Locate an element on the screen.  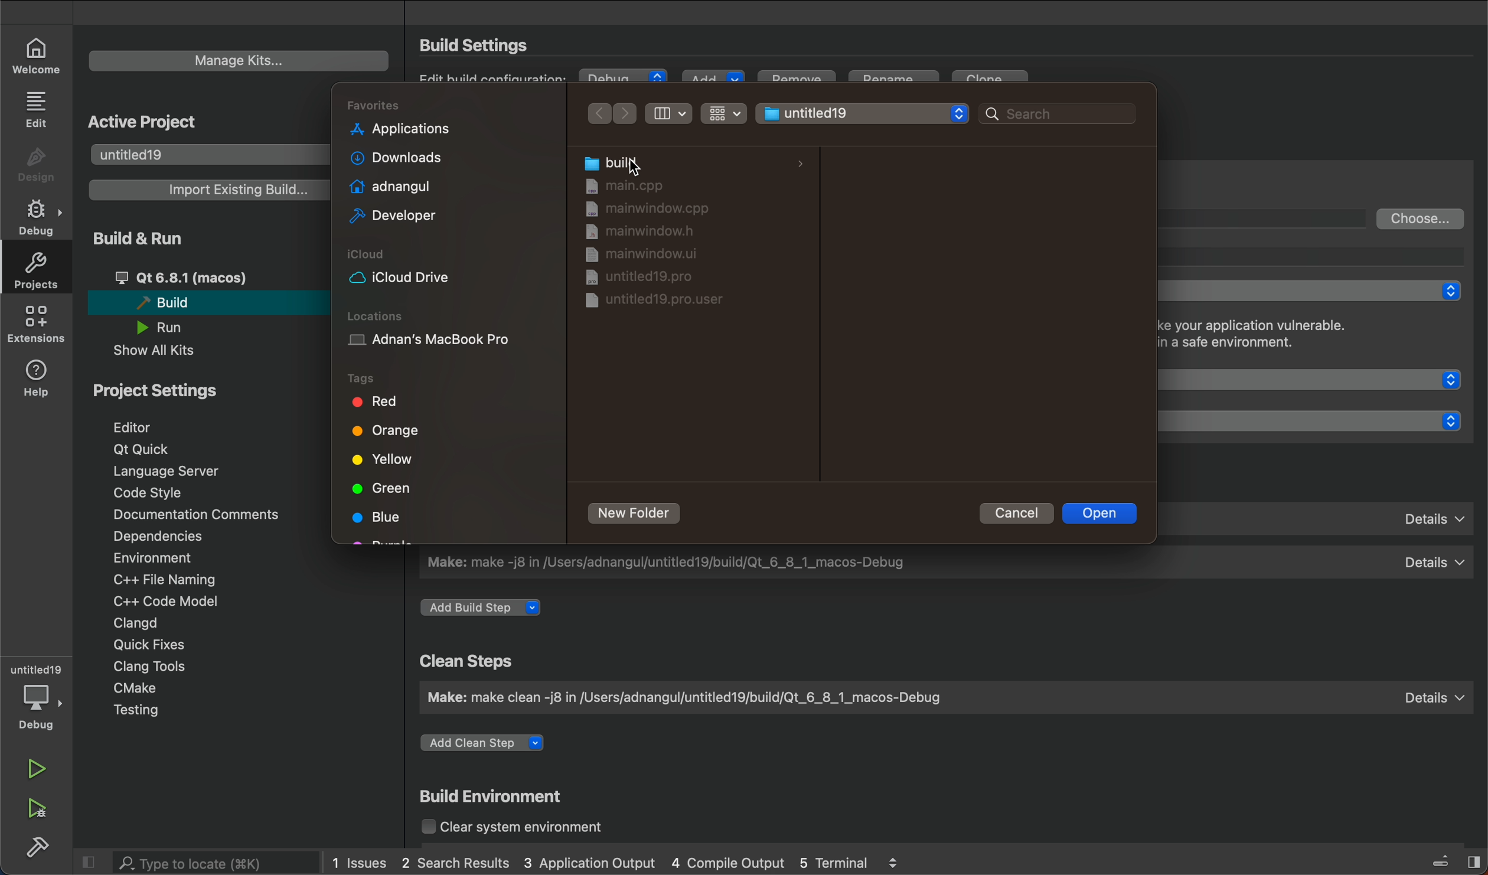
file is located at coordinates (652, 210).